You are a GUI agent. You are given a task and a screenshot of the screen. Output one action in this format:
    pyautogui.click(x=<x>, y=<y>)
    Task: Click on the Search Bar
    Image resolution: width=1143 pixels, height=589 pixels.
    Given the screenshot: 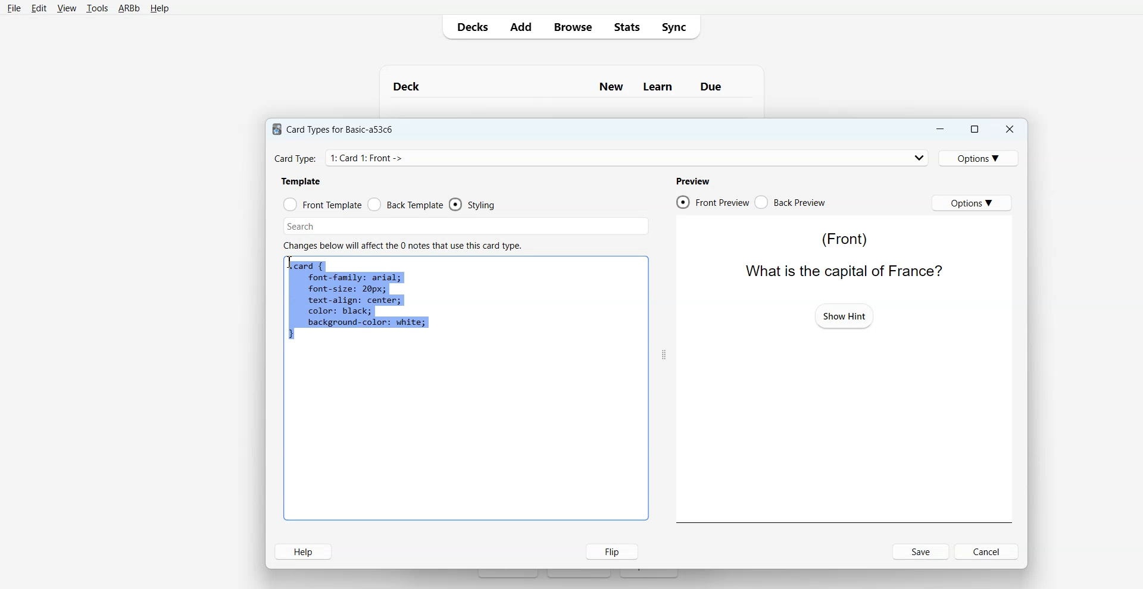 What is the action you would take?
    pyautogui.click(x=466, y=226)
    